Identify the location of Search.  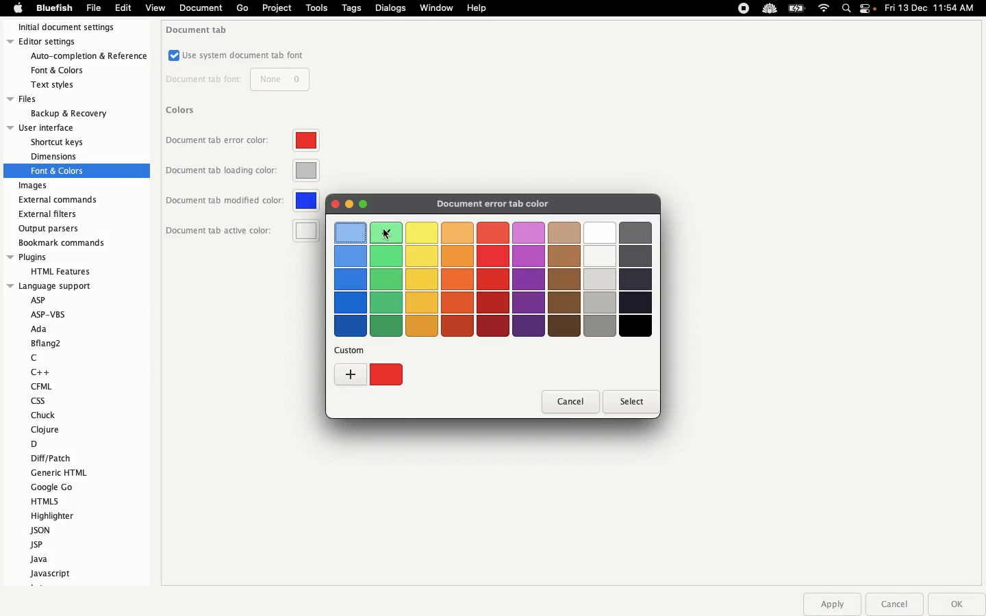
(847, 10).